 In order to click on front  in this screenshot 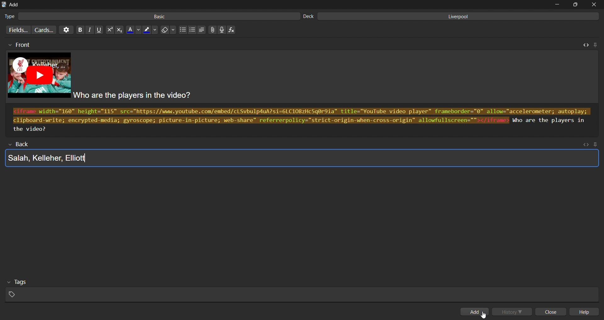, I will do `click(19, 45)`.